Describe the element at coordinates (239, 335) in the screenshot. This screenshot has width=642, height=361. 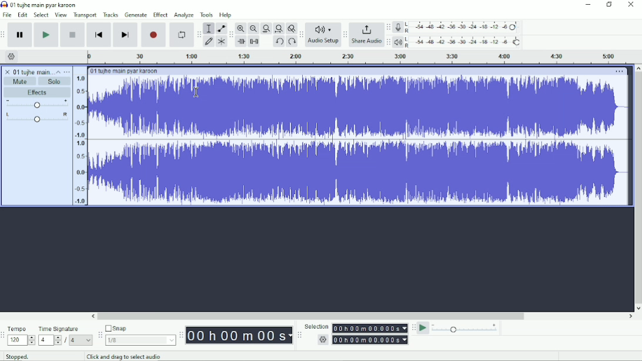
I see `Time` at that location.